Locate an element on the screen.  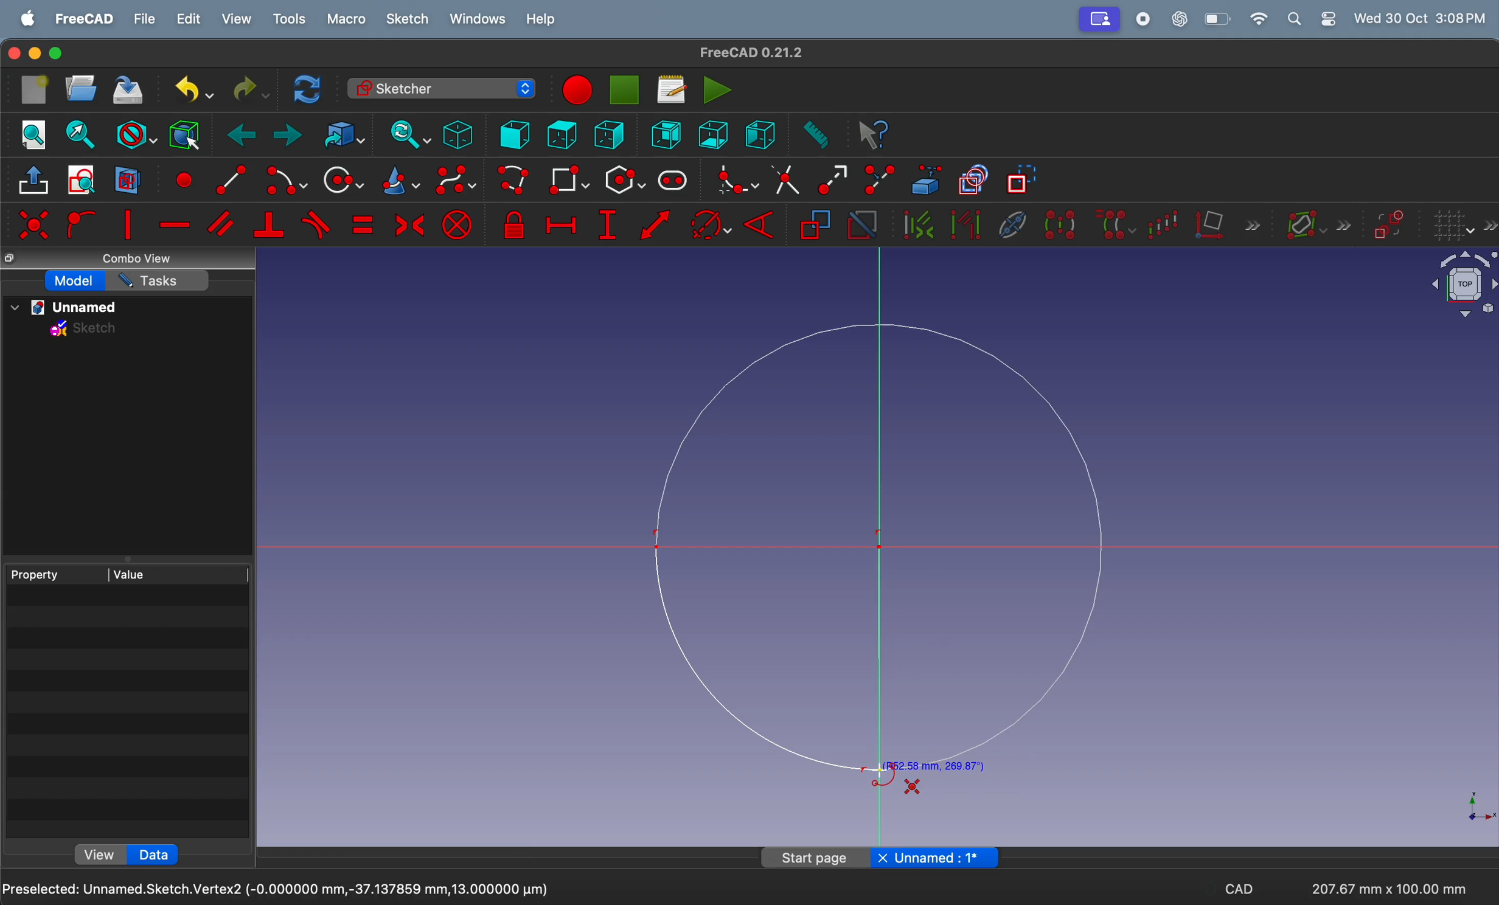
constrain distance is located at coordinates (656, 228).